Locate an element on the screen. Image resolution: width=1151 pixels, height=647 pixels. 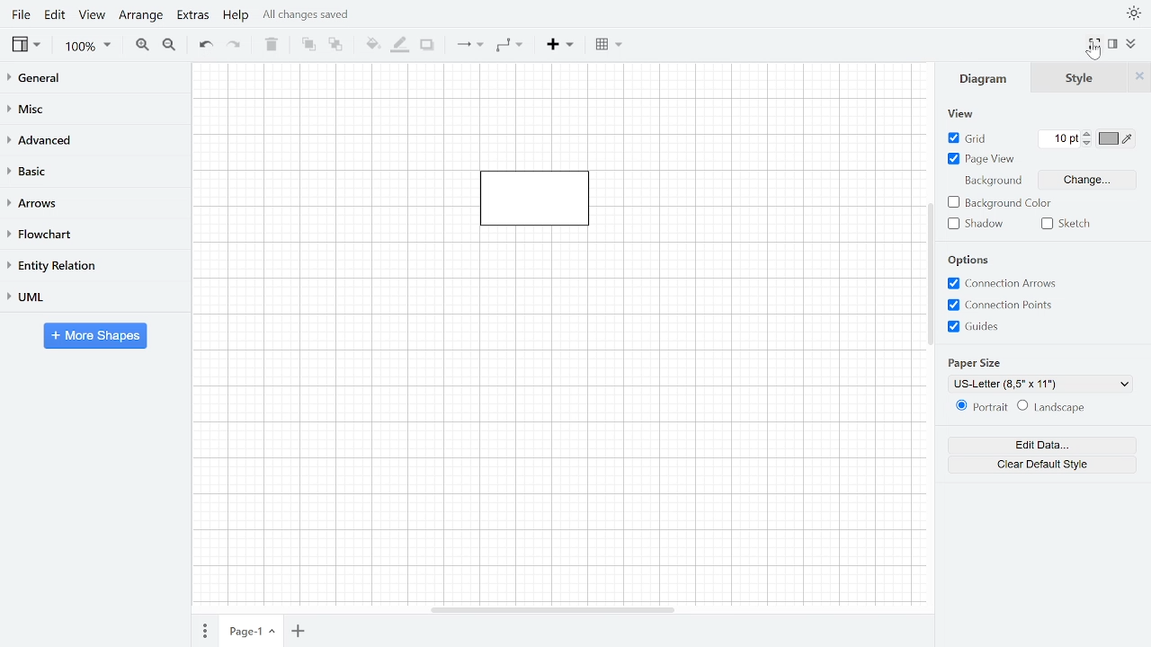
Style is located at coordinates (1081, 77).